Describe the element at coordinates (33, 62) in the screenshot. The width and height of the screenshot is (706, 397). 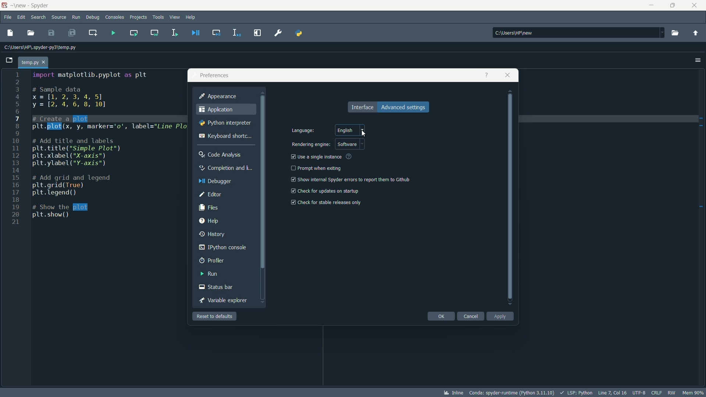
I see `temp.py` at that location.